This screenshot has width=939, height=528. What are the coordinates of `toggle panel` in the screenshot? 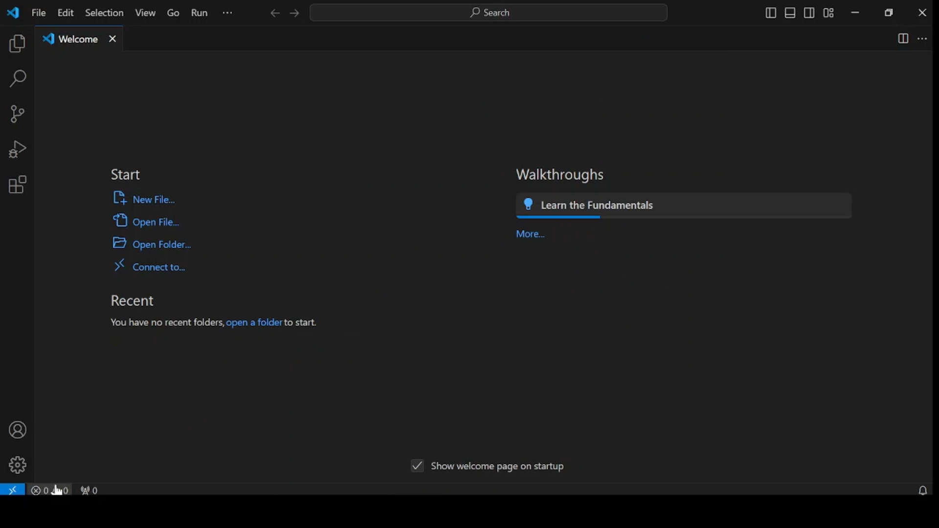 It's located at (790, 13).